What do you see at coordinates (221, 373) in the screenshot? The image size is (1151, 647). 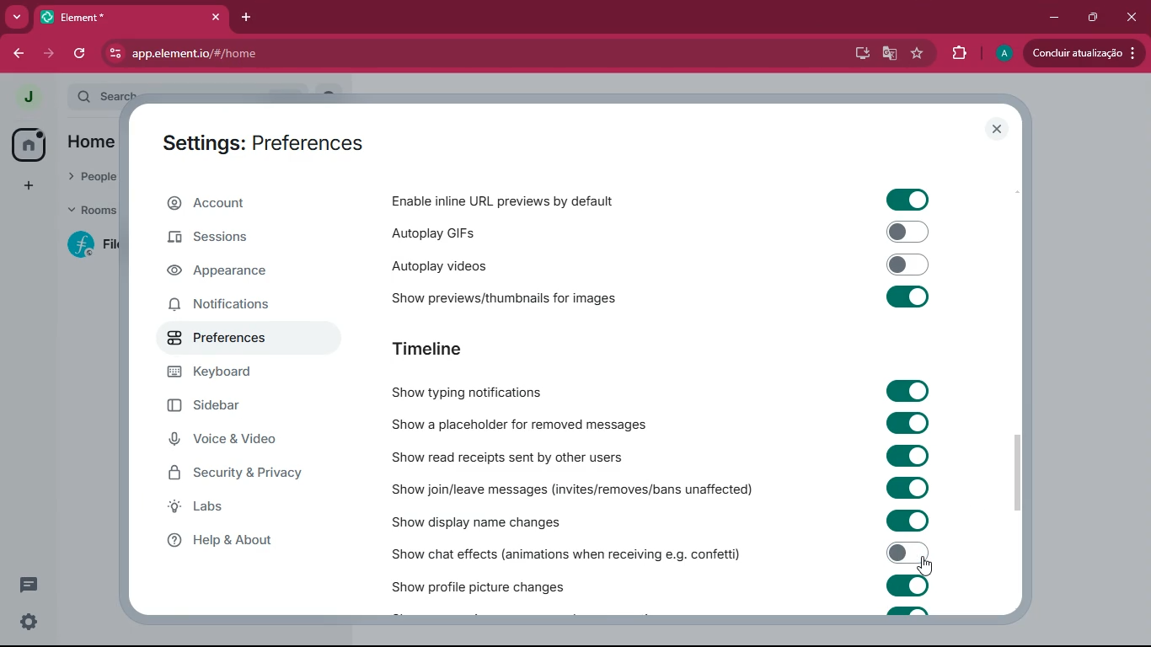 I see `keyboard` at bounding box center [221, 373].